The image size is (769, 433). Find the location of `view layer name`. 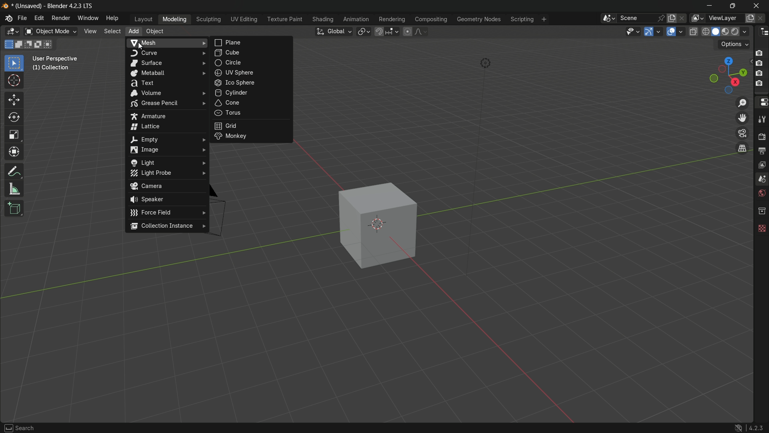

view layer name is located at coordinates (725, 18).